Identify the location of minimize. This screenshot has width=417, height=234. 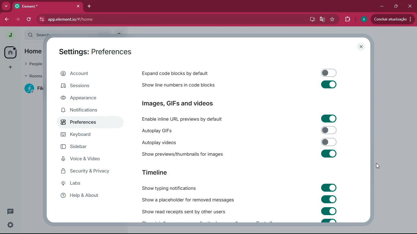
(382, 7).